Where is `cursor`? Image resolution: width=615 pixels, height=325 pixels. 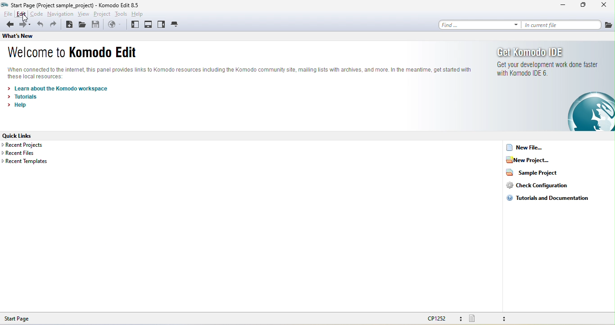 cursor is located at coordinates (26, 19).